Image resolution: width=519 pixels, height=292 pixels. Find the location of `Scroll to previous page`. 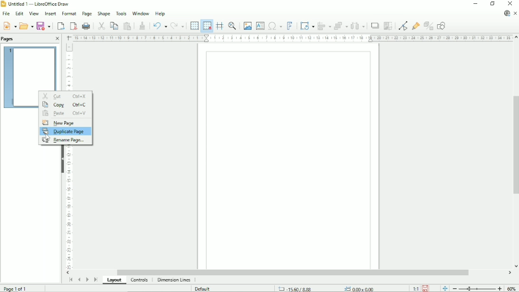

Scroll to previous page is located at coordinates (79, 280).